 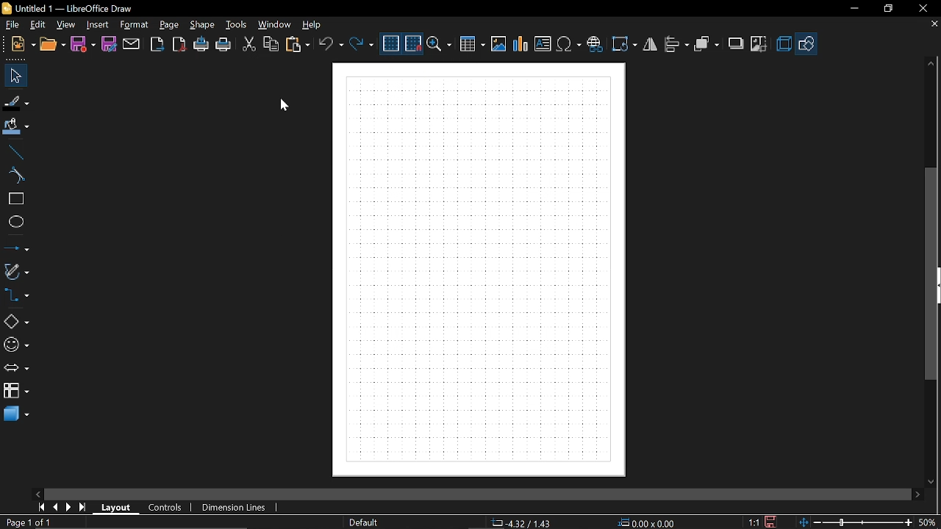 What do you see at coordinates (543, 44) in the screenshot?
I see `text` at bounding box center [543, 44].